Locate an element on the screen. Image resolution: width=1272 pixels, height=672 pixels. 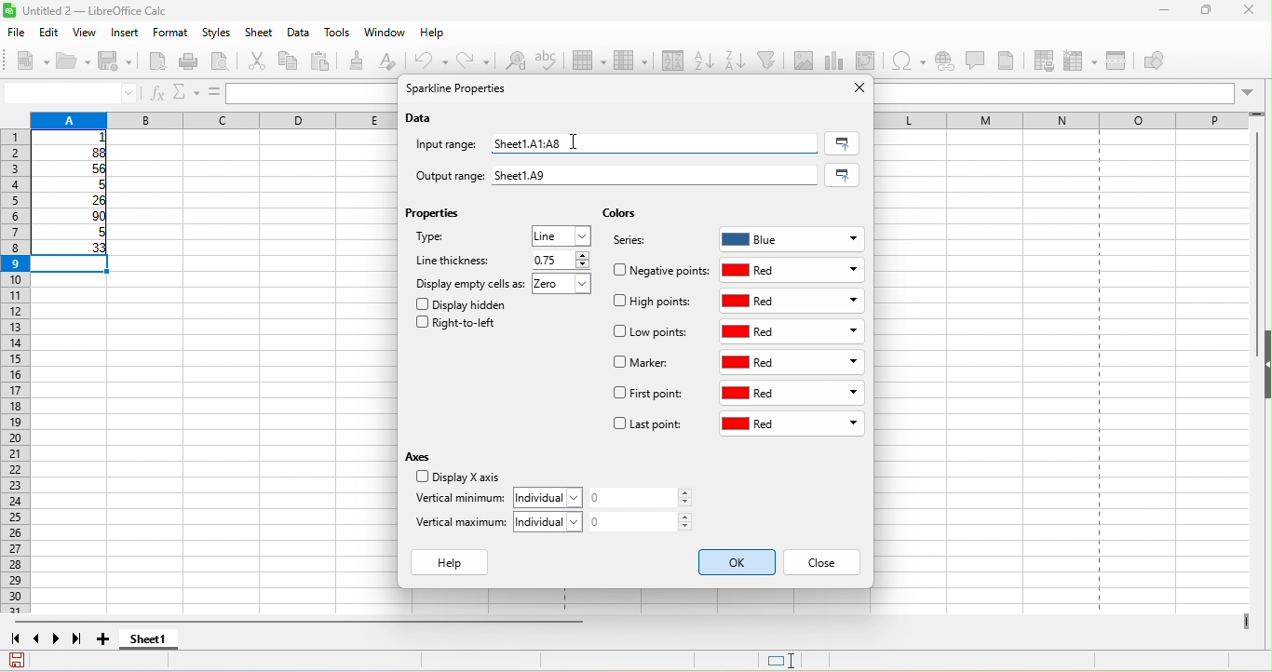
column is located at coordinates (630, 60).